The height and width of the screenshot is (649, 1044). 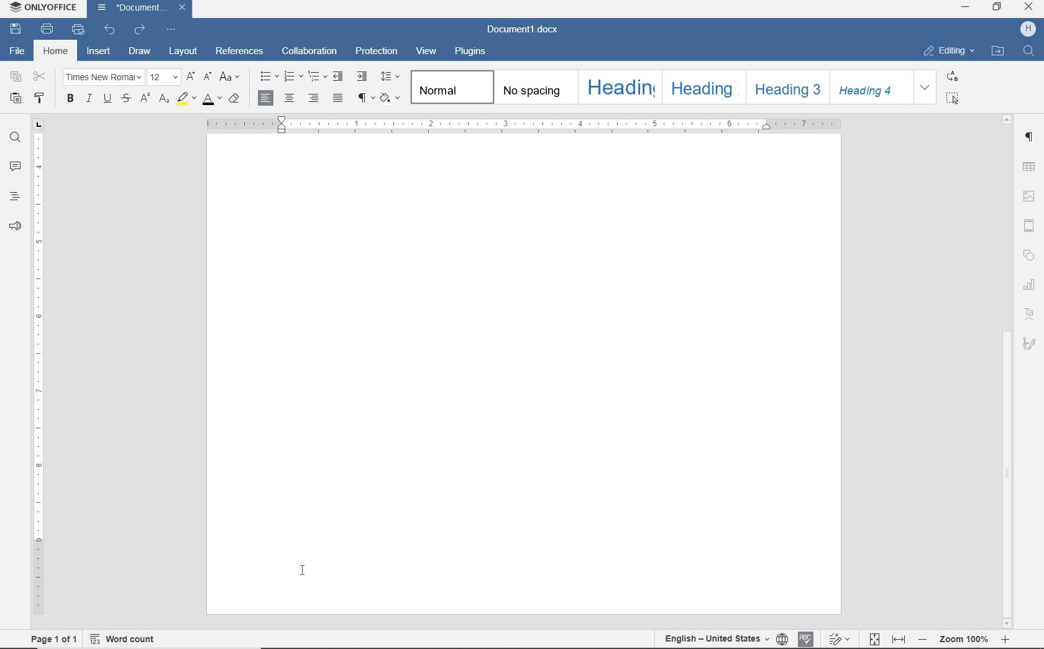 What do you see at coordinates (37, 367) in the screenshot?
I see `ruler` at bounding box center [37, 367].